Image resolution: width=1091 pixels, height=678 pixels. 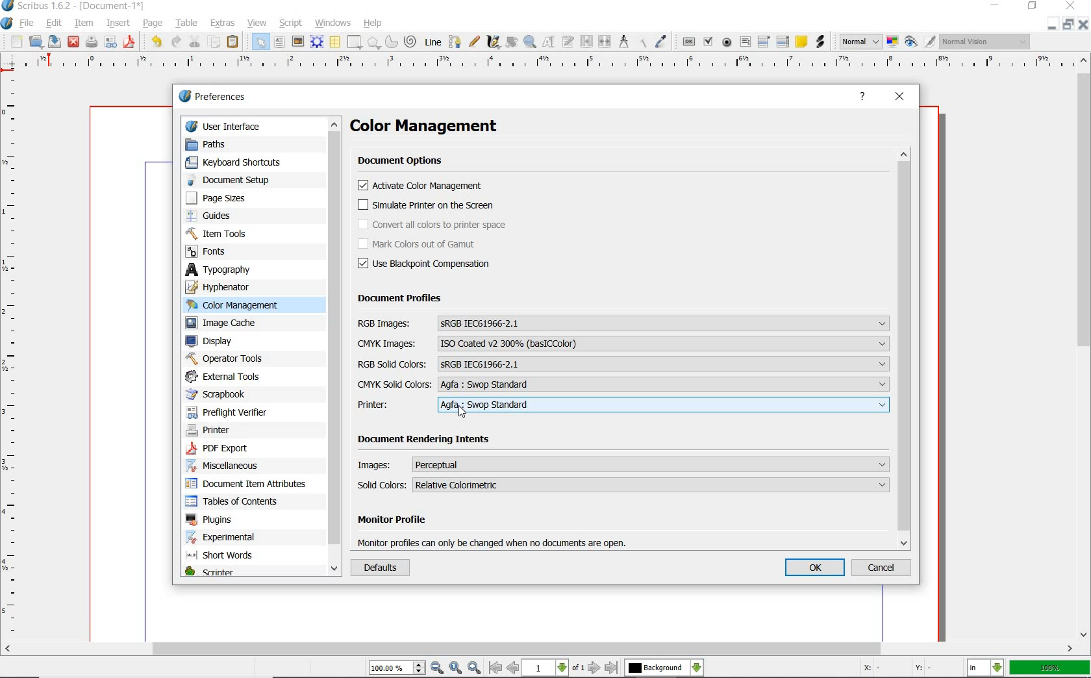 I want to click on close, so click(x=1083, y=25).